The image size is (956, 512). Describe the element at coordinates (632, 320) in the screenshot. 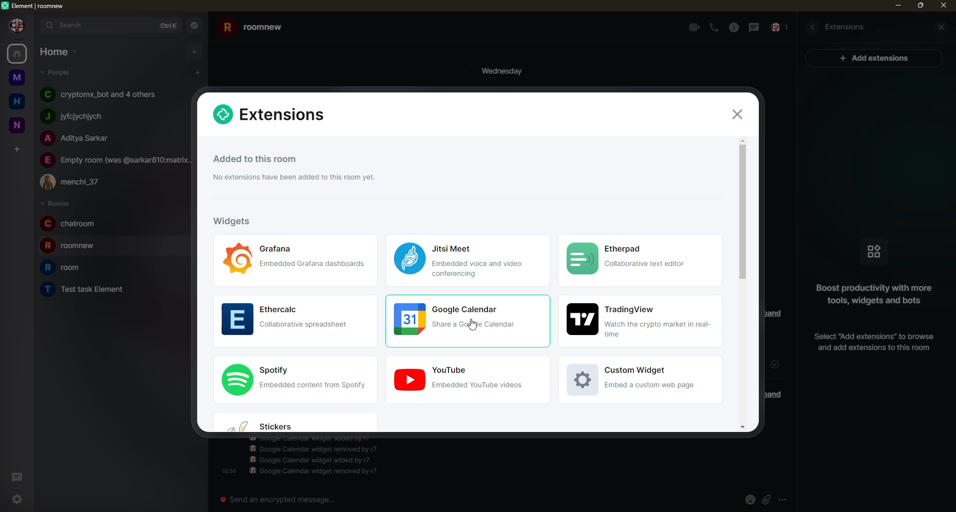

I see `widgets` at that location.